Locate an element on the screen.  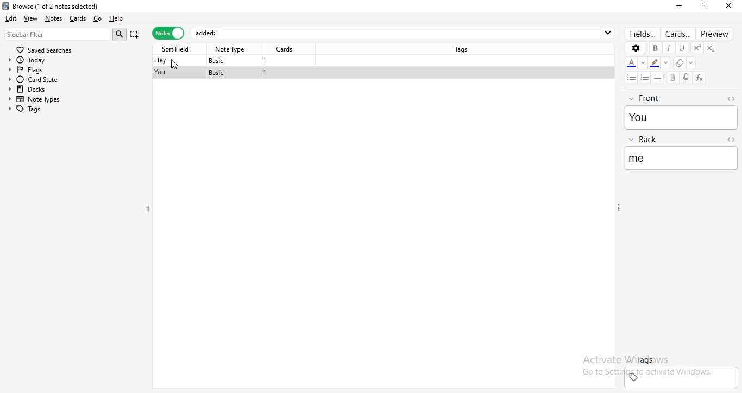
adjust is located at coordinates (621, 207).